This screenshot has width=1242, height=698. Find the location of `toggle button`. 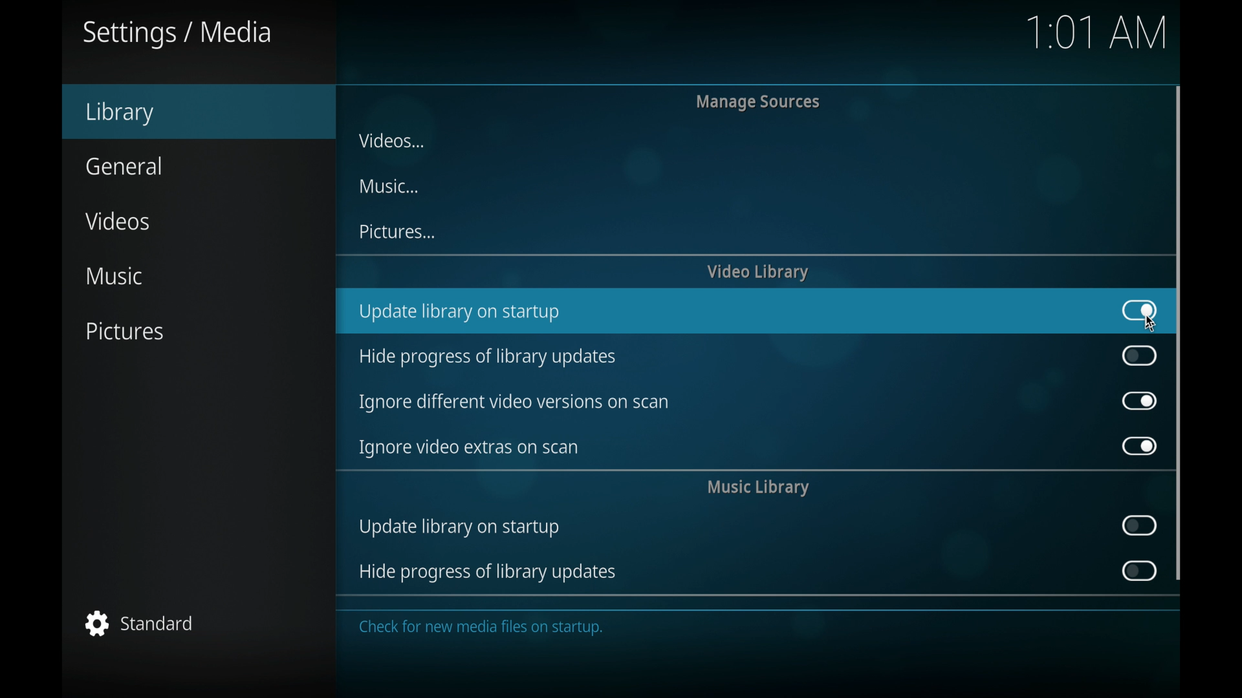

toggle button is located at coordinates (1140, 525).